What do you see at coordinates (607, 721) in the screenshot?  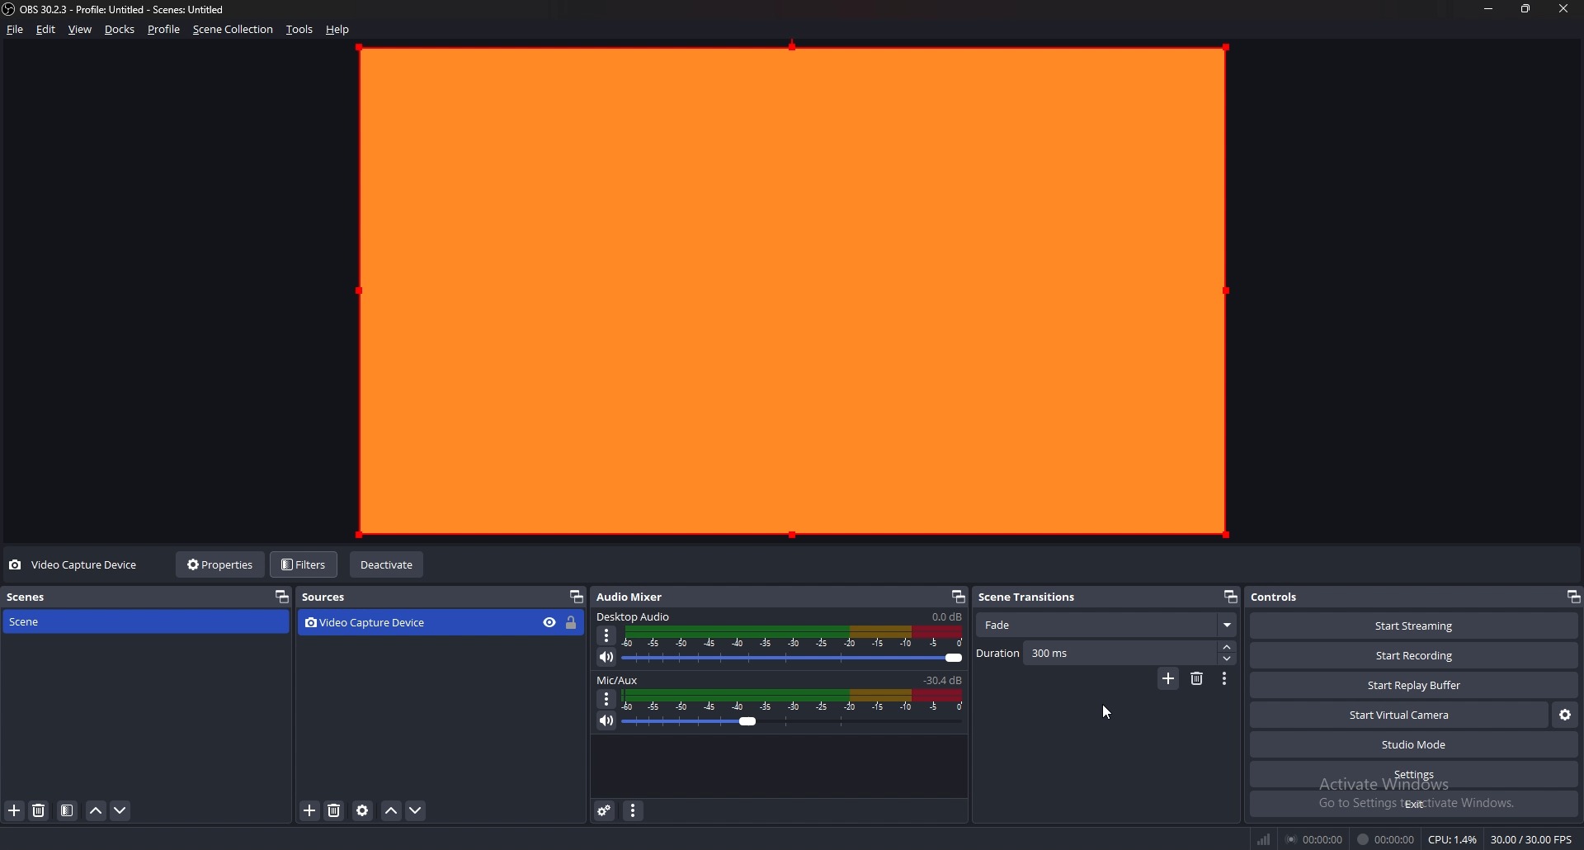 I see `mute` at bounding box center [607, 721].